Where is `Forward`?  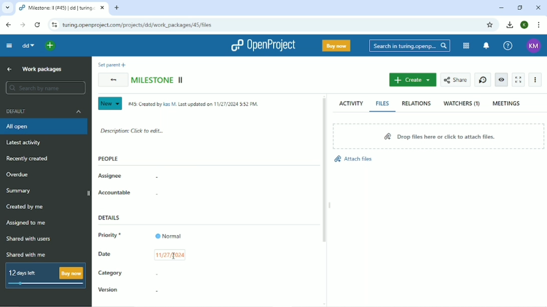
Forward is located at coordinates (24, 25).